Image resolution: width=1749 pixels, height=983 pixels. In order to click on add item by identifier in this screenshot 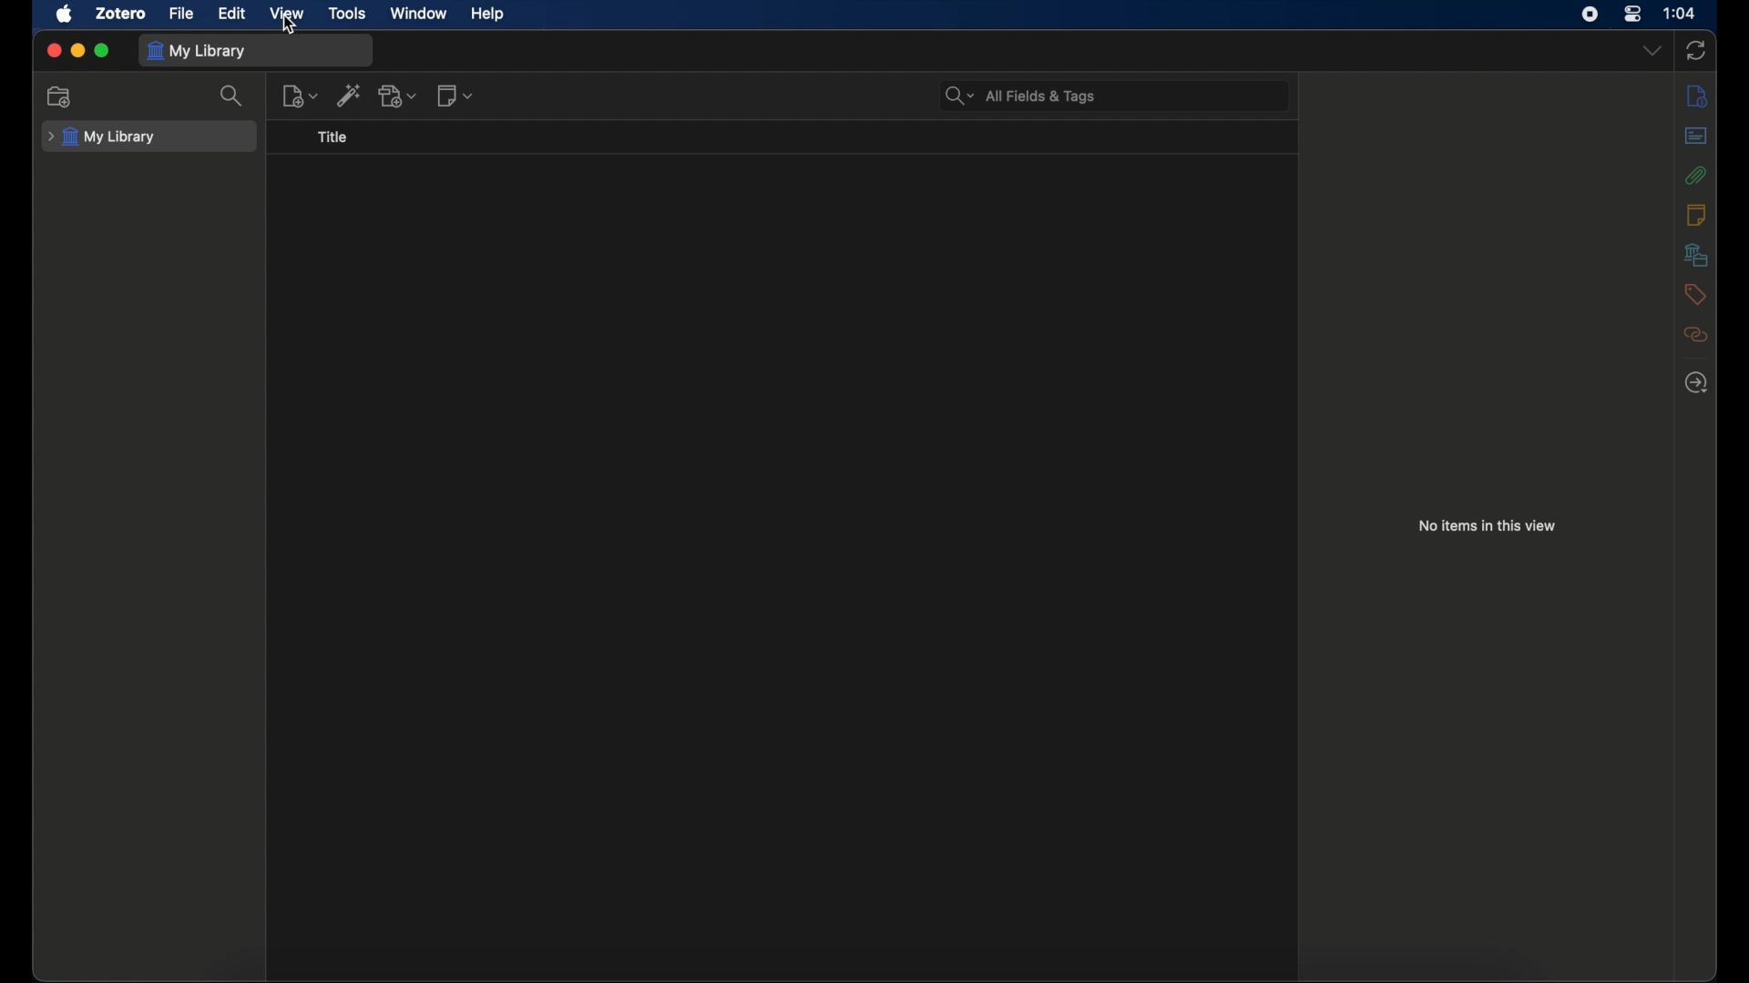, I will do `click(350, 95)`.